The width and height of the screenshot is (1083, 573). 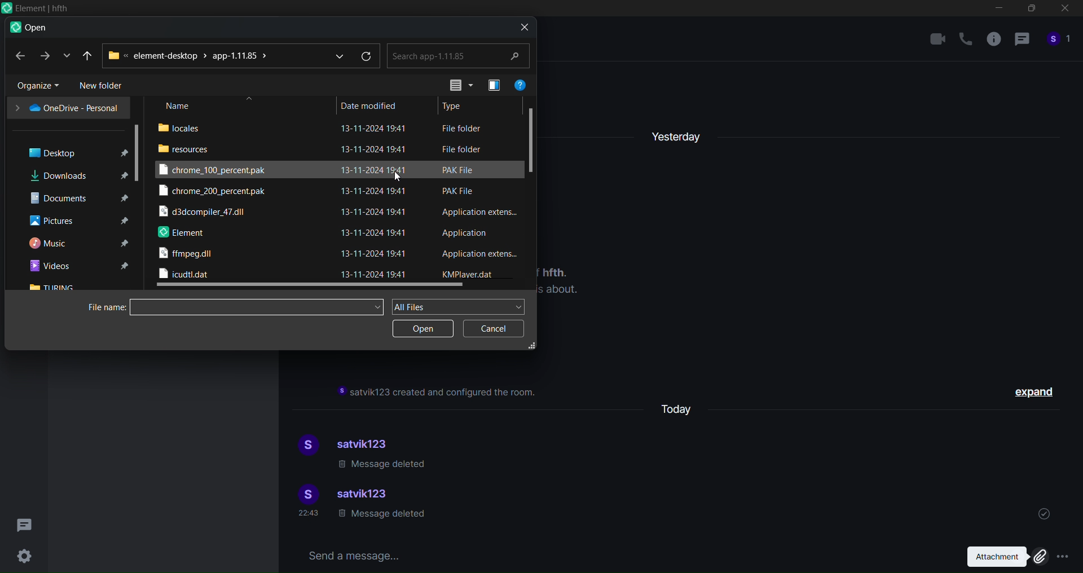 What do you see at coordinates (1059, 42) in the screenshot?
I see `people` at bounding box center [1059, 42].